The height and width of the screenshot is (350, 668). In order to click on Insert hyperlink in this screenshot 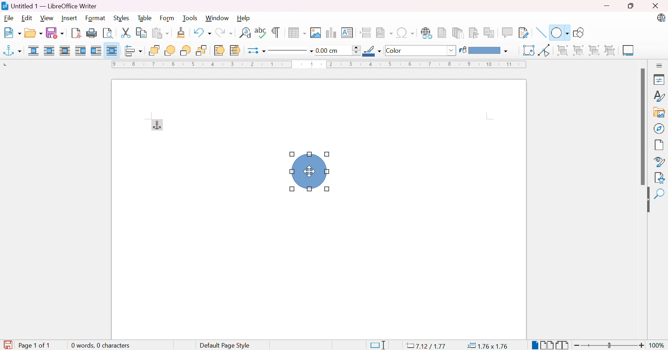, I will do `click(427, 33)`.